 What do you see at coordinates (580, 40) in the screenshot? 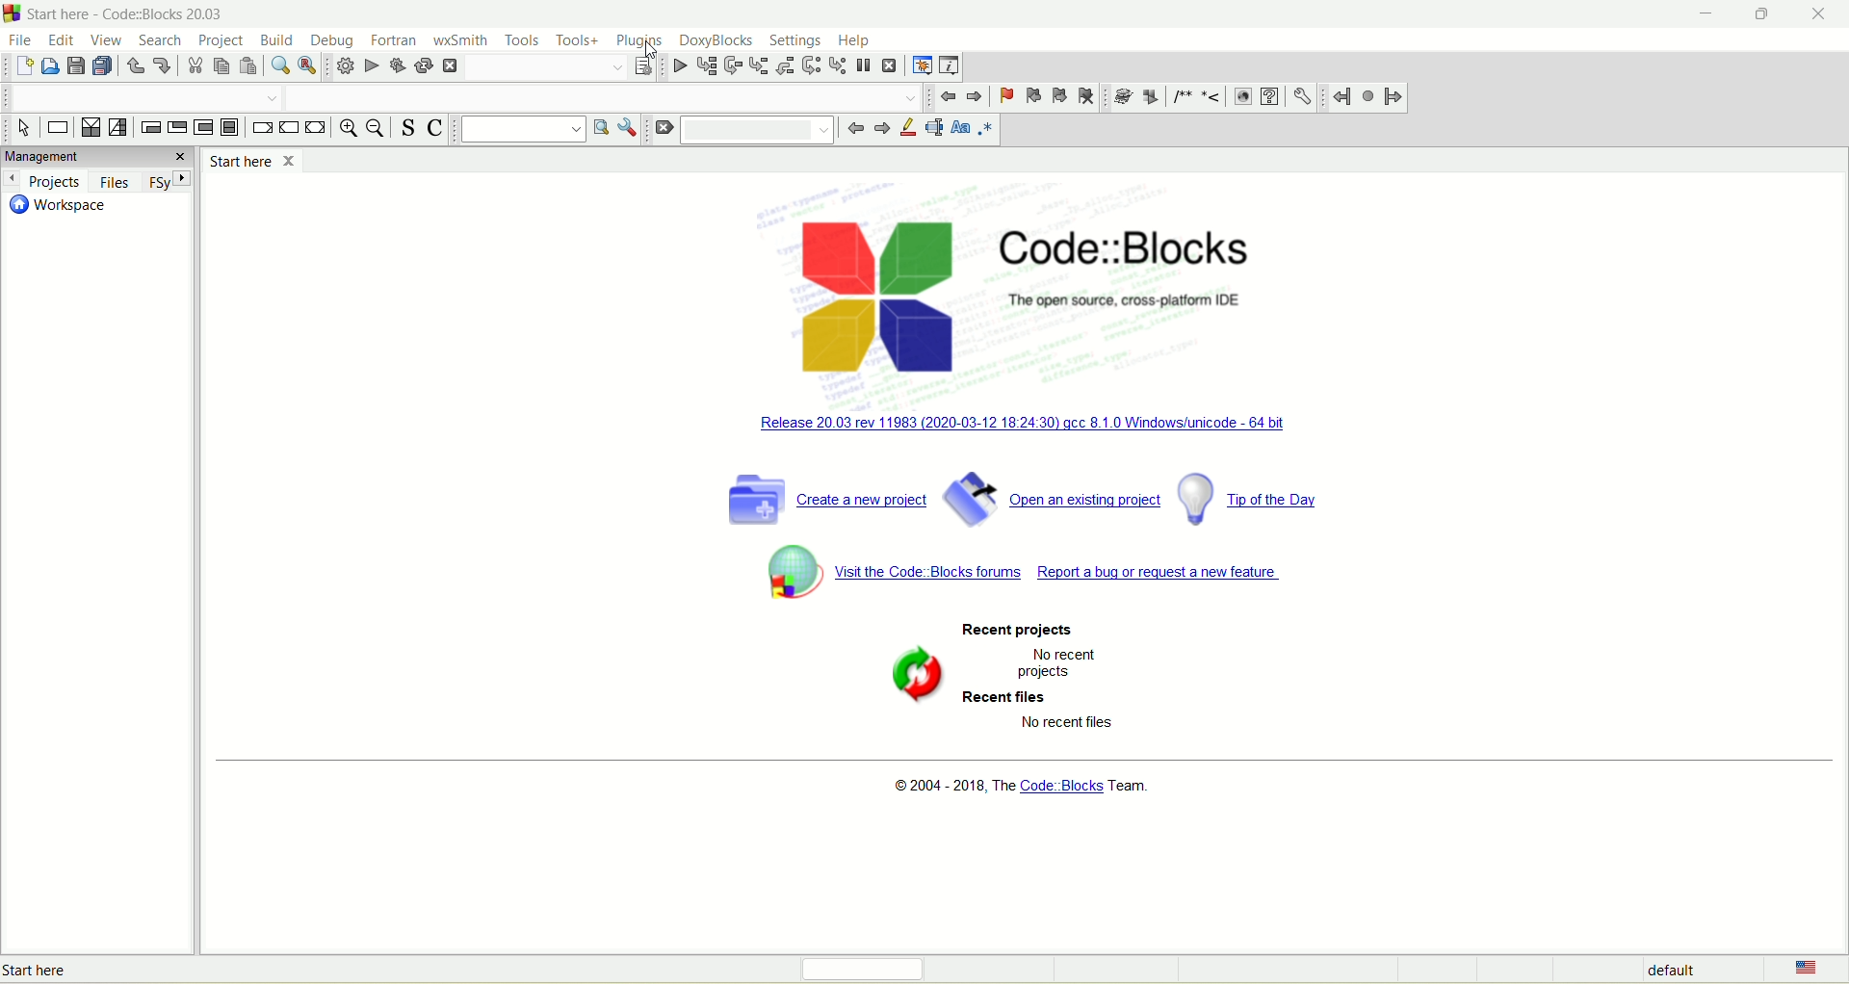
I see `tools+` at bounding box center [580, 40].